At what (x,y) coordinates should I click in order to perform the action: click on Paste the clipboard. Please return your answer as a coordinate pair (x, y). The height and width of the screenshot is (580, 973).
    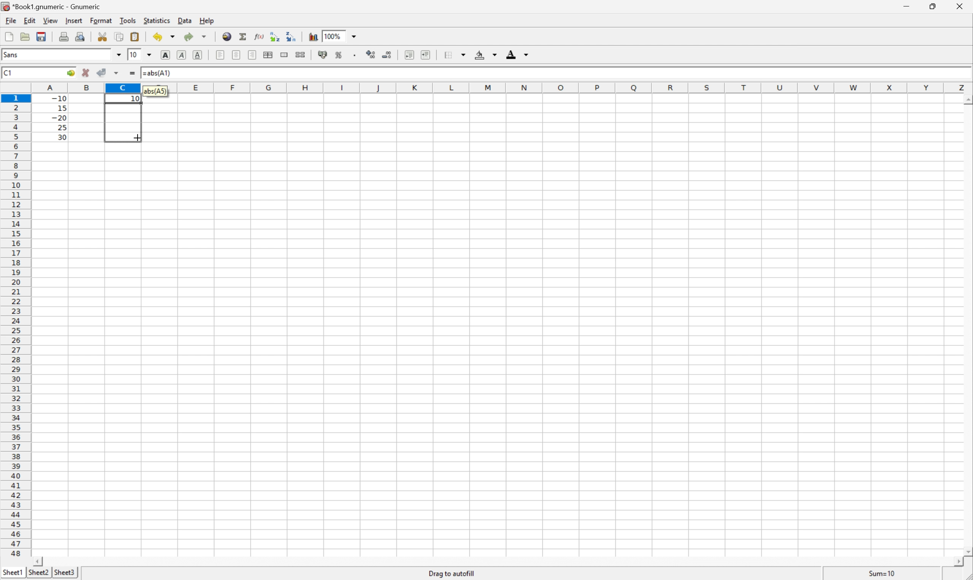
    Looking at the image, I should click on (136, 37).